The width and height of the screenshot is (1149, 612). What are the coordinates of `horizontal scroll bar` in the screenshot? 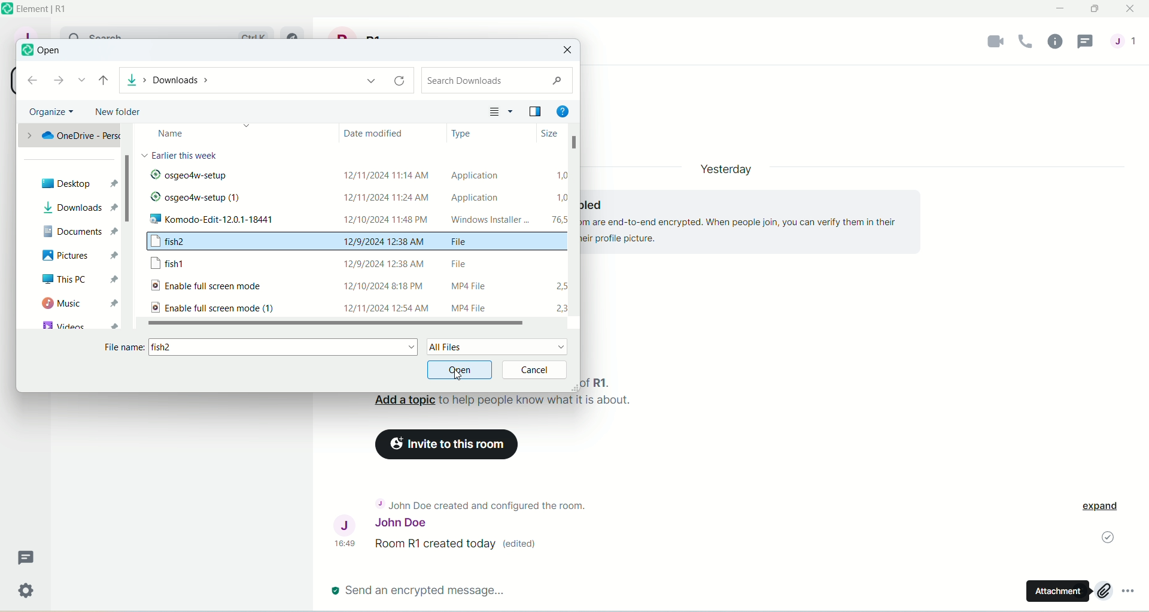 It's located at (336, 323).